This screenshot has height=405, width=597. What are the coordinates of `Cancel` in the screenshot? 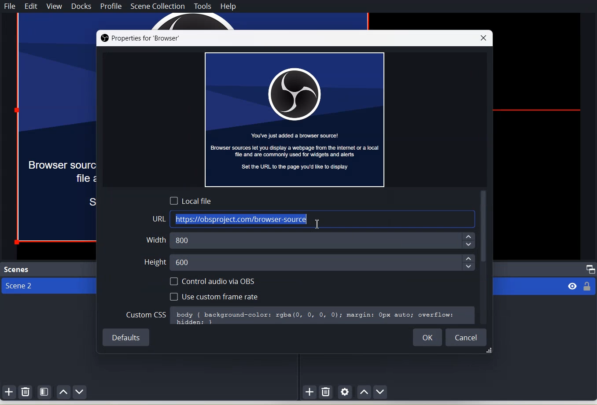 It's located at (467, 337).